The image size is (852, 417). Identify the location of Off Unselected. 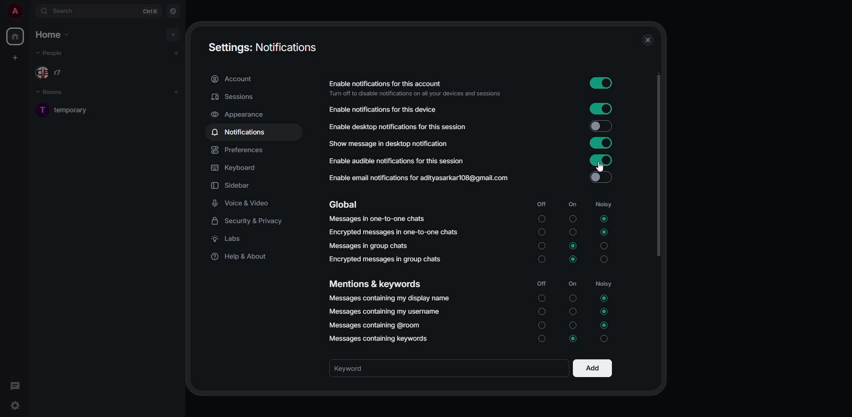
(542, 232).